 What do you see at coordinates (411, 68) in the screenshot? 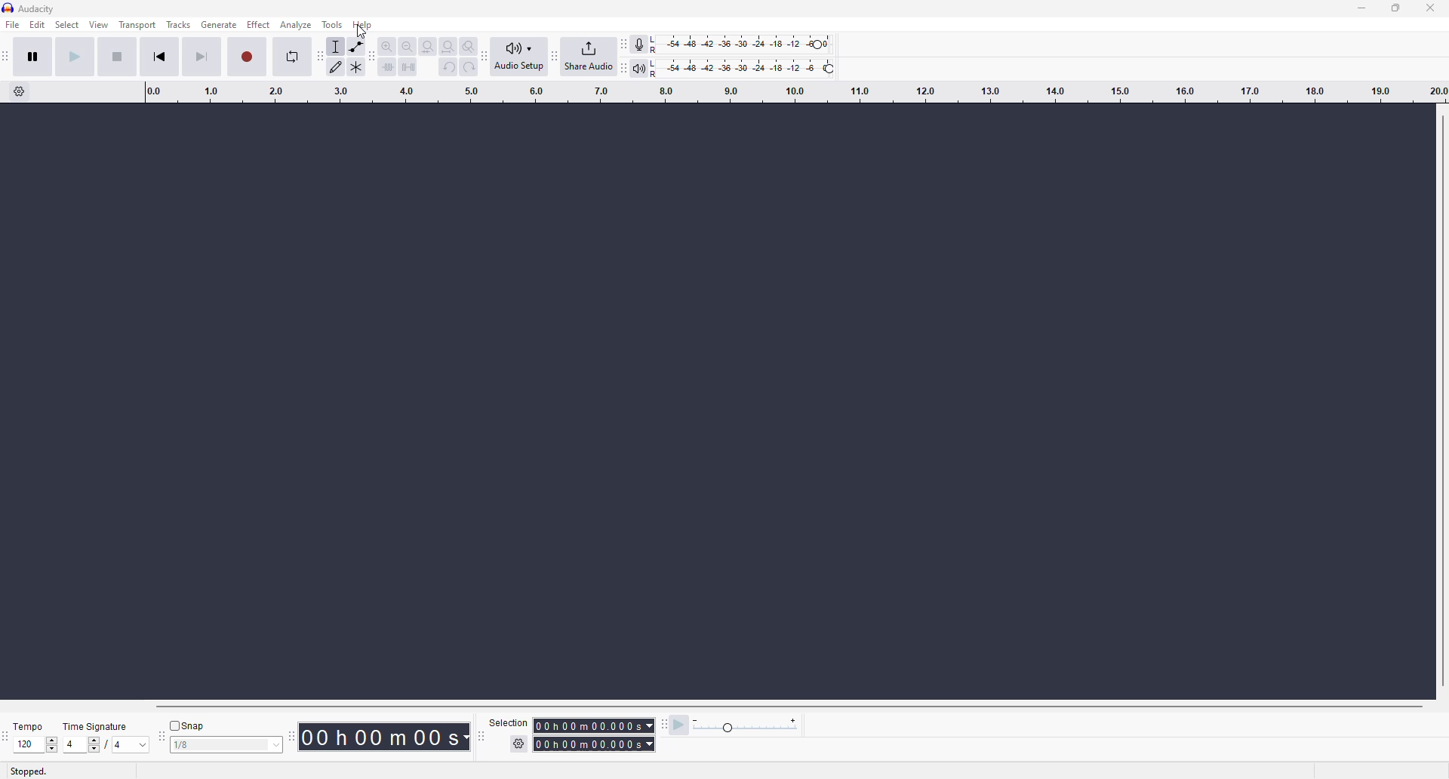
I see `silence audio selection` at bounding box center [411, 68].